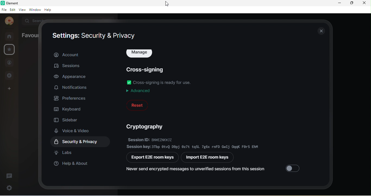 This screenshot has width=371, height=196. Describe the element at coordinates (194, 143) in the screenshot. I see `Session ID: BNWEZNKWJZ
Session key: 3Tbp 0tvQ D9pj 0z7t tq5L 7g6x rnFD GwIj OqgK FOrS EnM` at that location.